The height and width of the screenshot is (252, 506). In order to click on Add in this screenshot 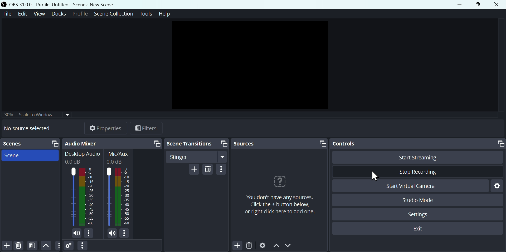, I will do `click(194, 170)`.